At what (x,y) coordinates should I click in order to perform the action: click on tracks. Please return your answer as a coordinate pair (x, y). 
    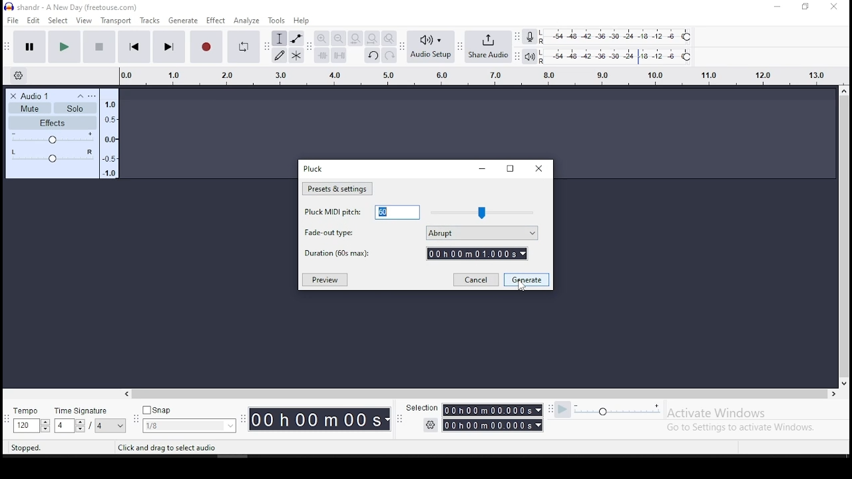
    Looking at the image, I should click on (149, 21).